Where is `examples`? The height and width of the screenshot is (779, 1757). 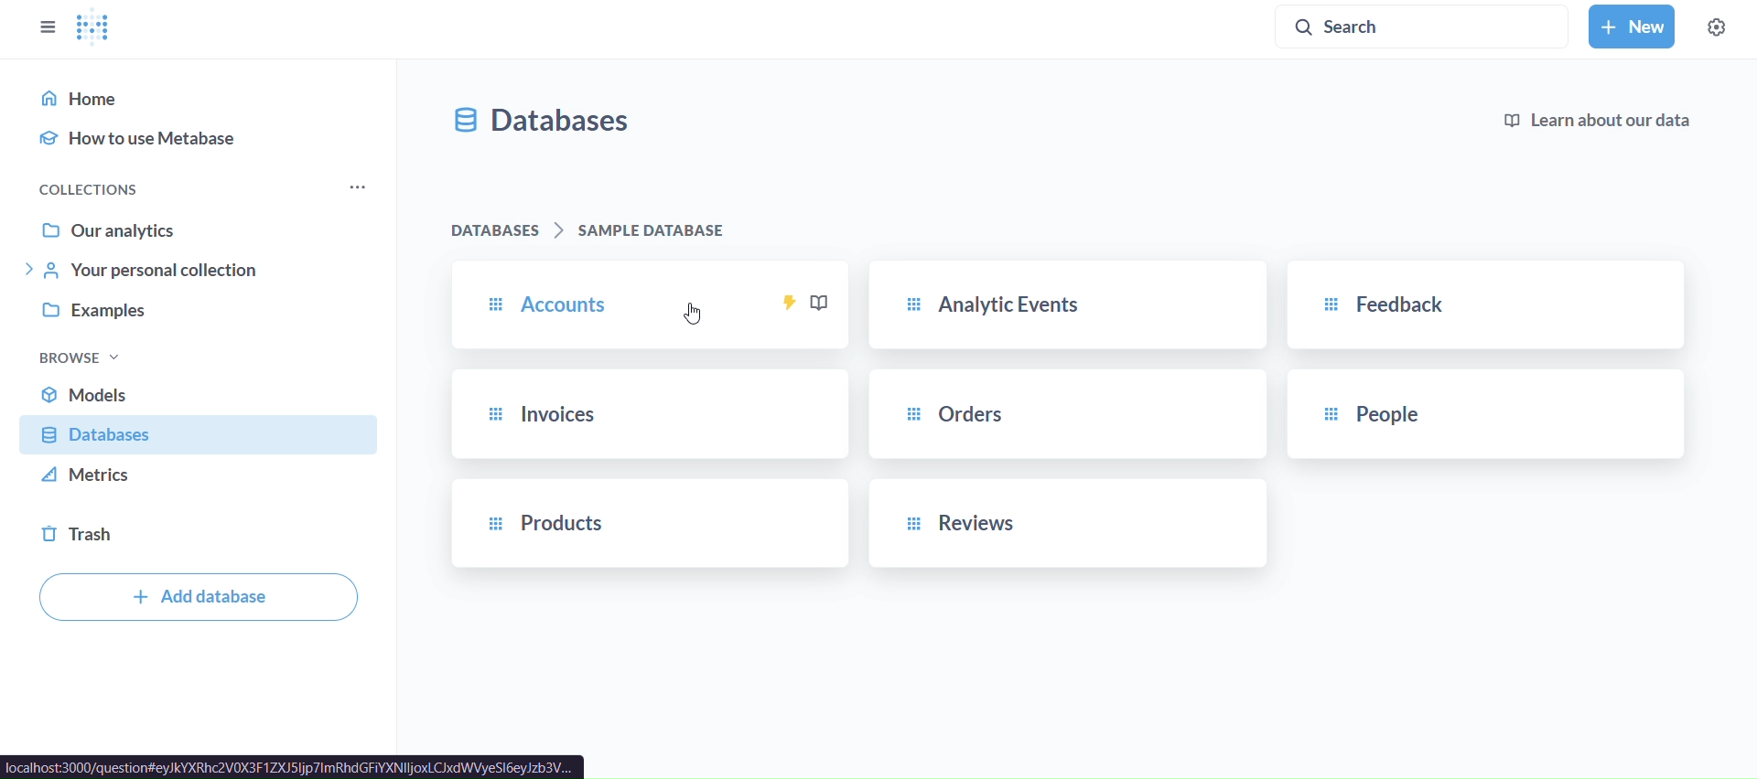
examples is located at coordinates (201, 318).